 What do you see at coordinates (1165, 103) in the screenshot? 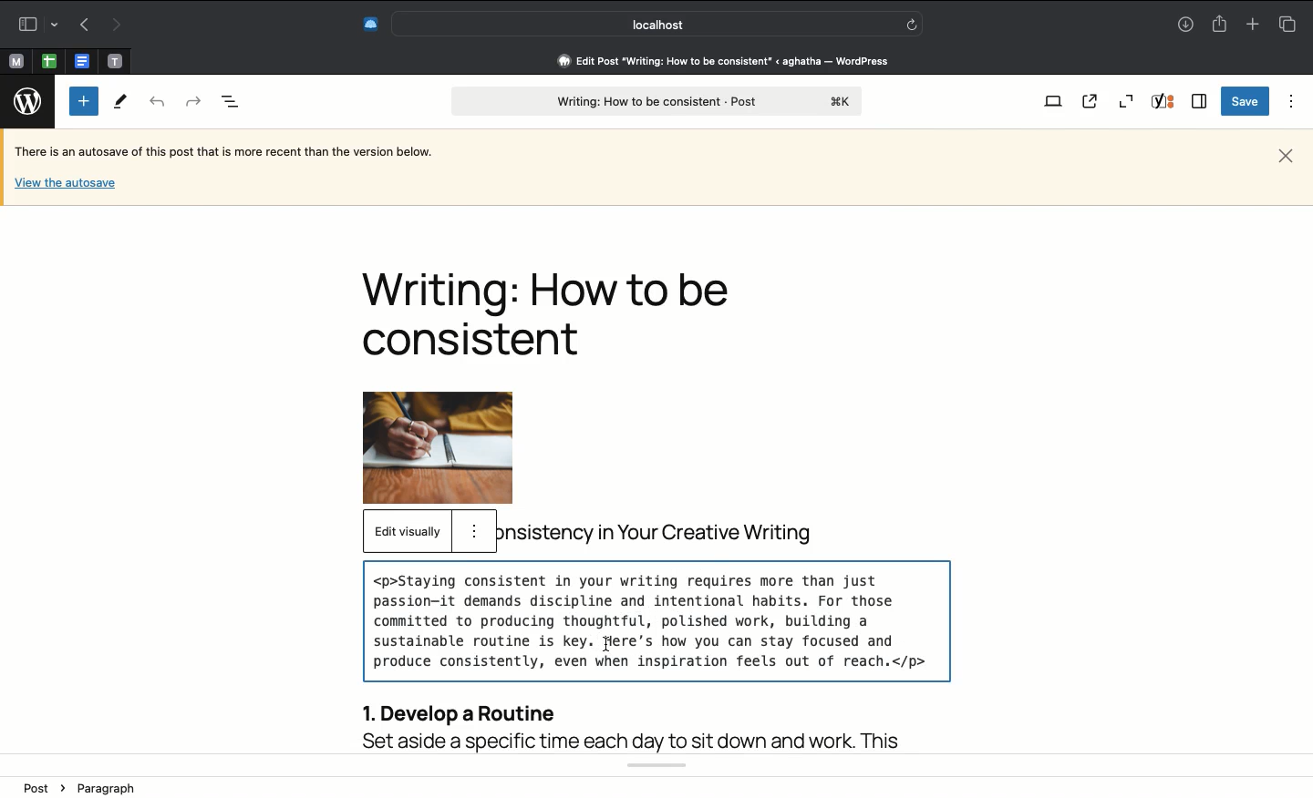
I see `Yoast` at bounding box center [1165, 103].